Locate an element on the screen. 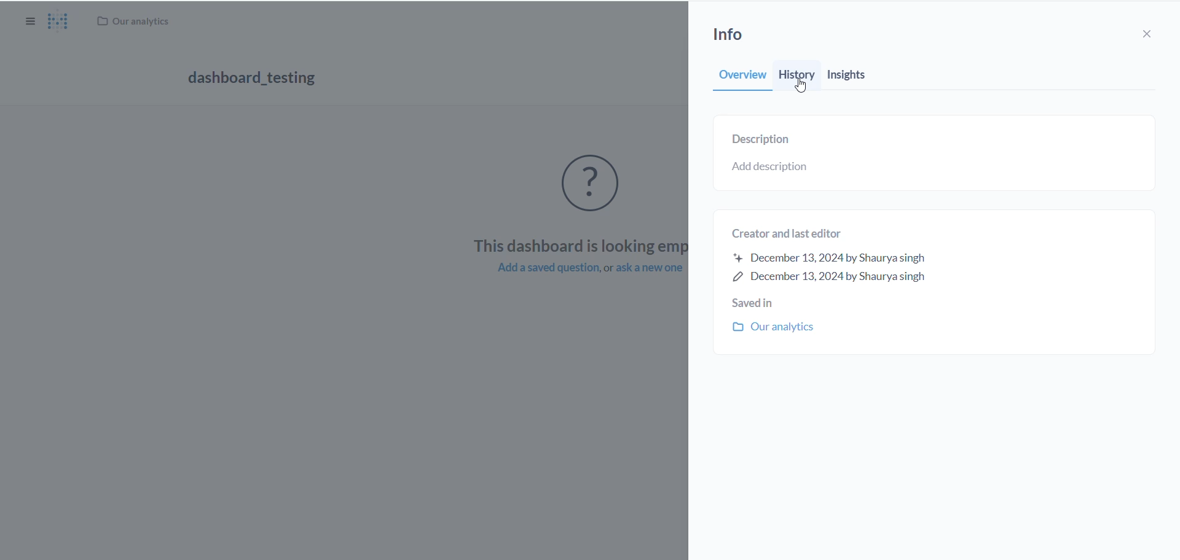 This screenshot has width=1180, height=560. our analytics folder is located at coordinates (769, 330).